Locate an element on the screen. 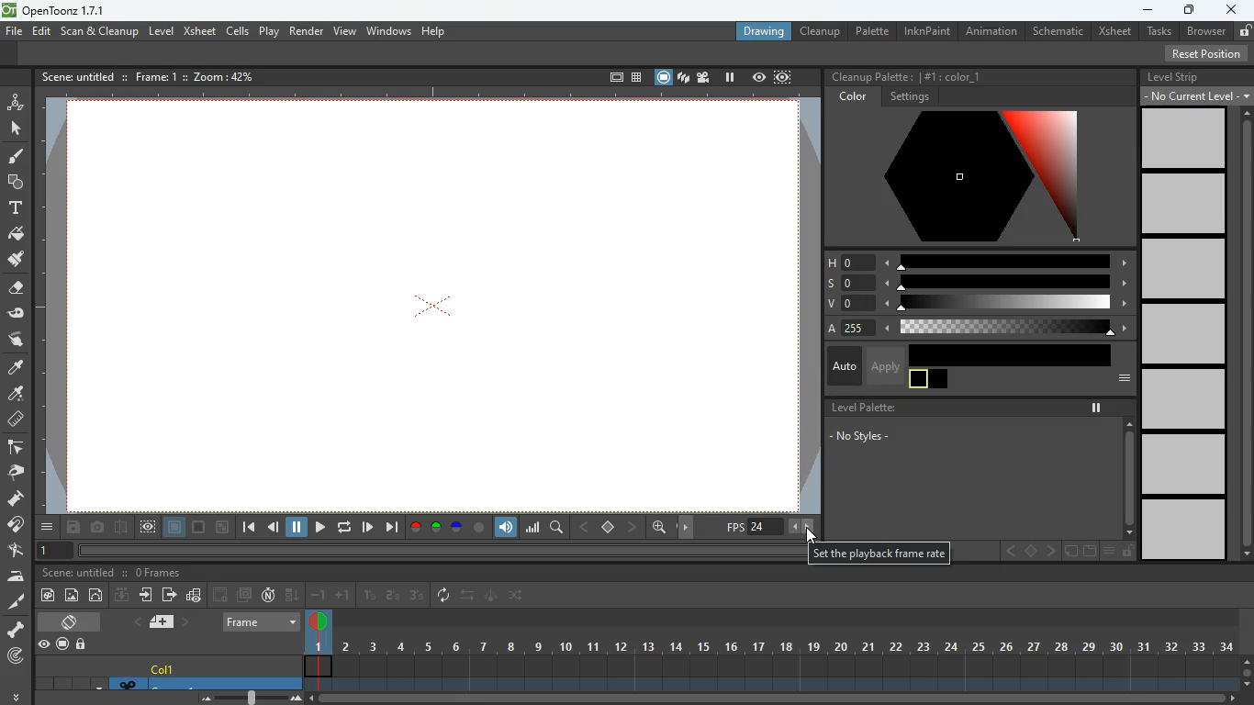  forward is located at coordinates (367, 527).